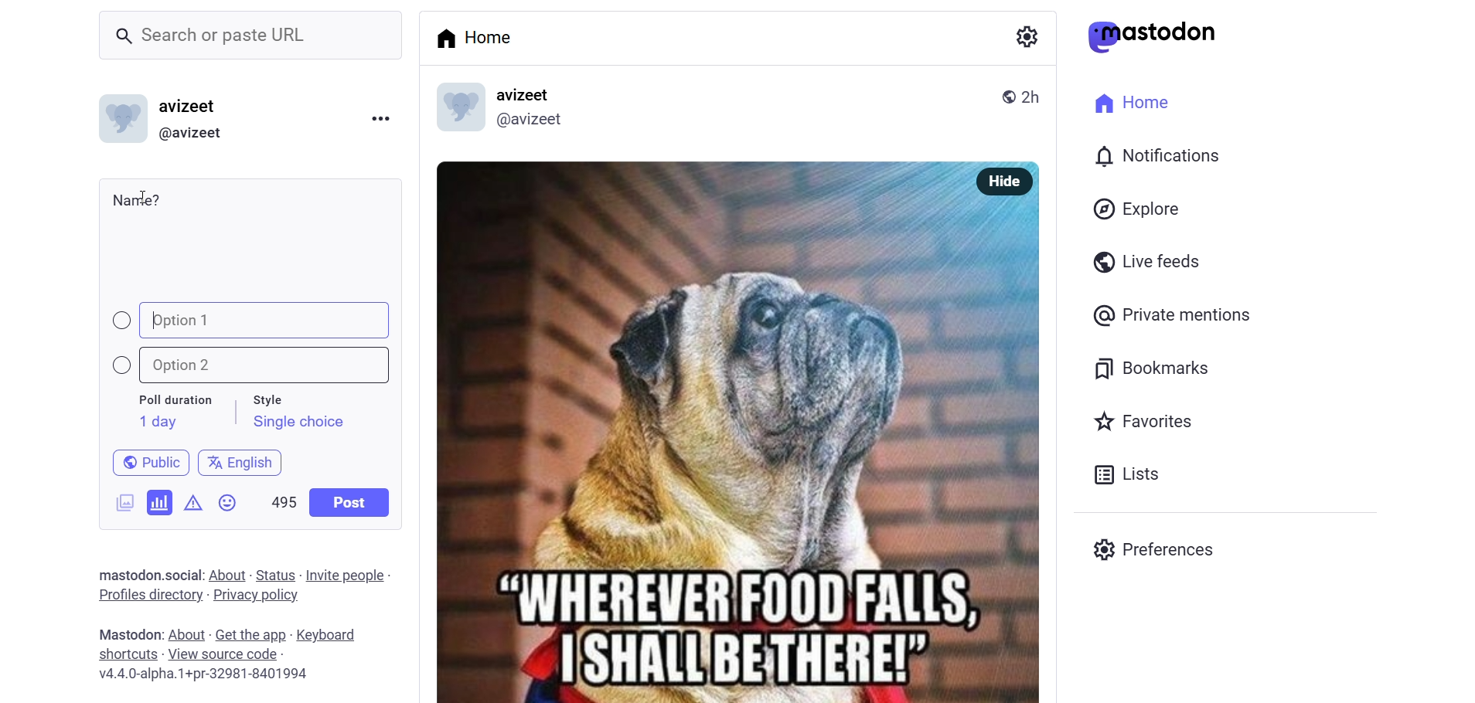  I want to click on more, so click(380, 117).